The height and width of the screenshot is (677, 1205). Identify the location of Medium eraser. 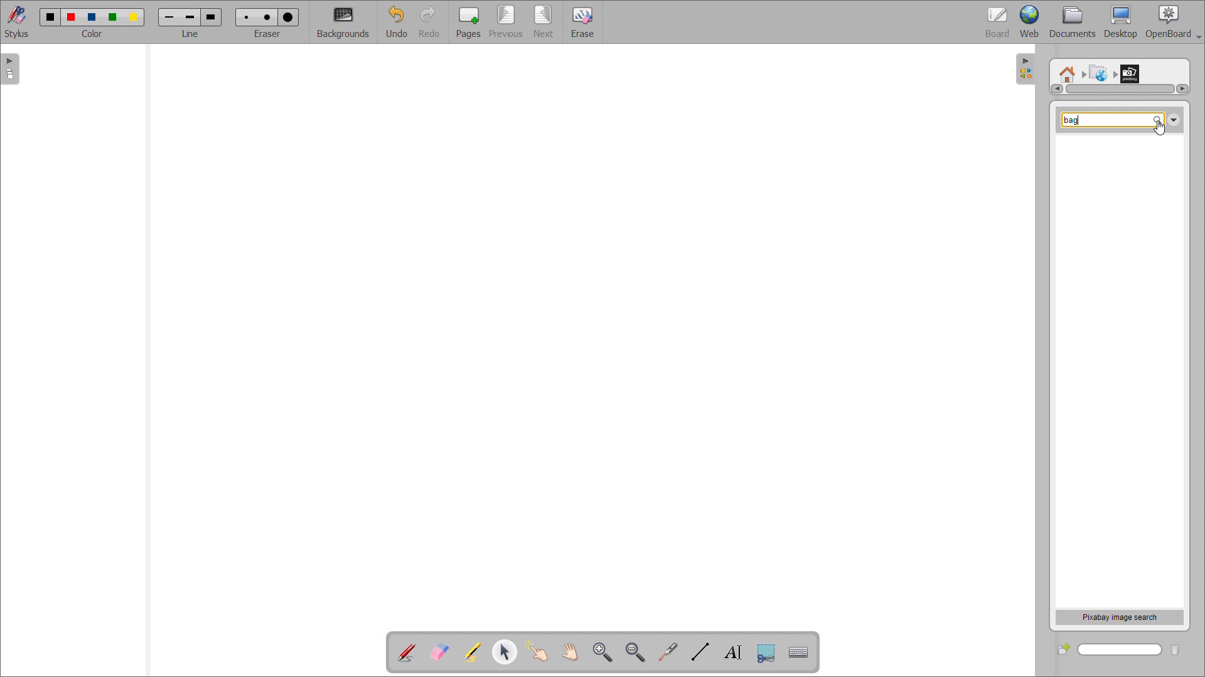
(266, 16).